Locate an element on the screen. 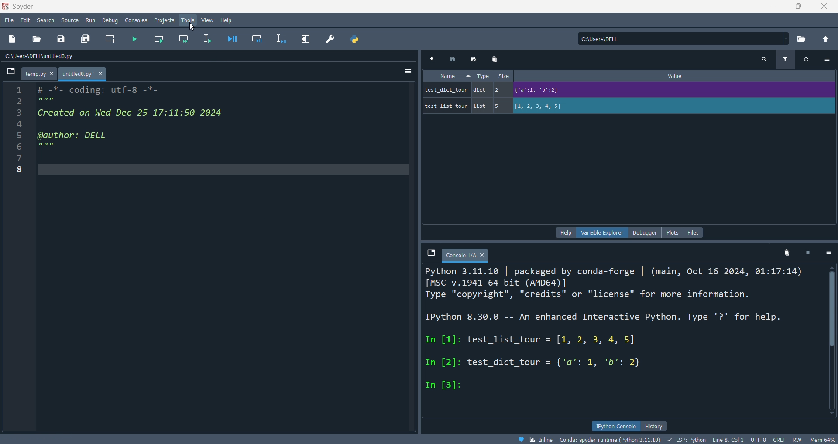  options is located at coordinates (406, 72).